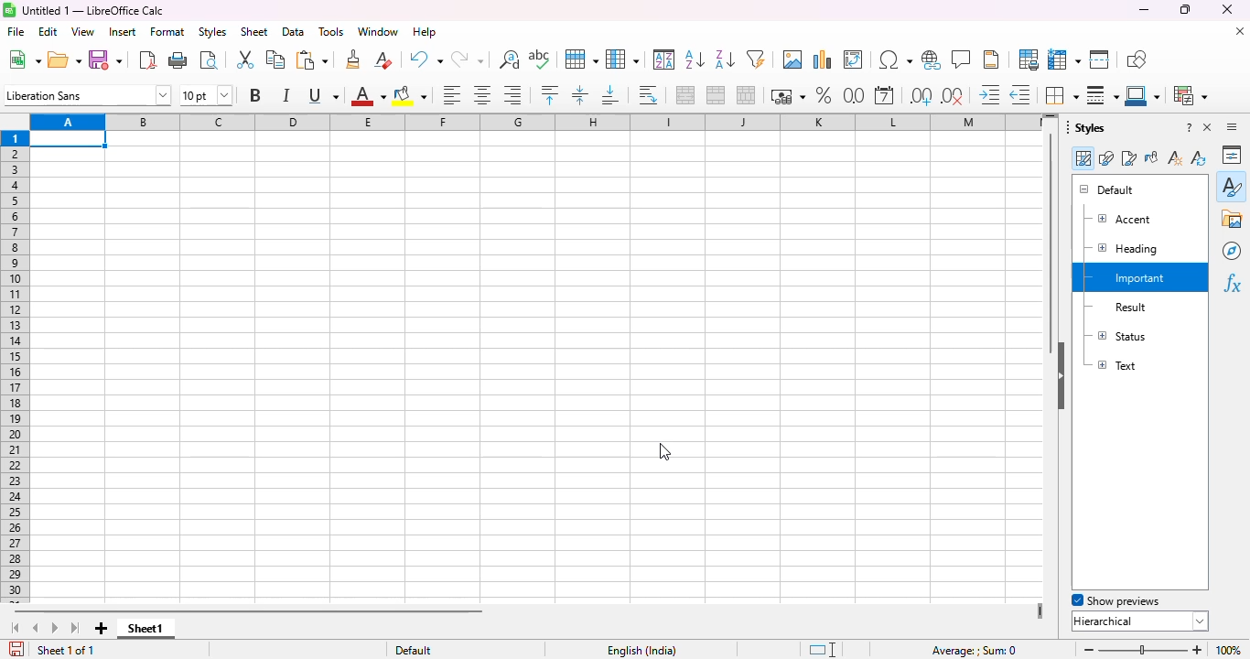 This screenshot has height=659, width=1250. Describe the element at coordinates (14, 629) in the screenshot. I see `scroll to first sheet` at that location.